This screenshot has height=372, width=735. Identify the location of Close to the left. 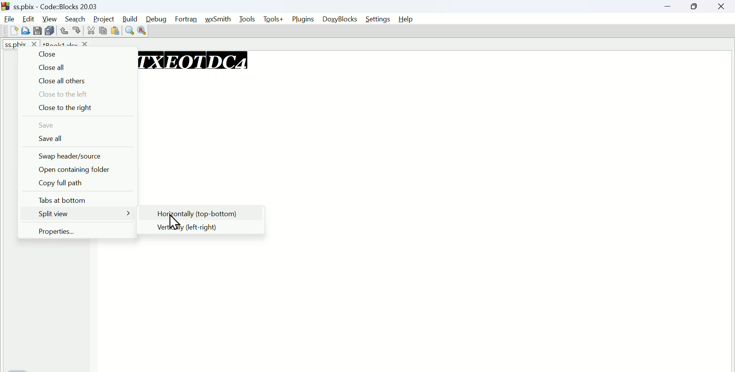
(77, 94).